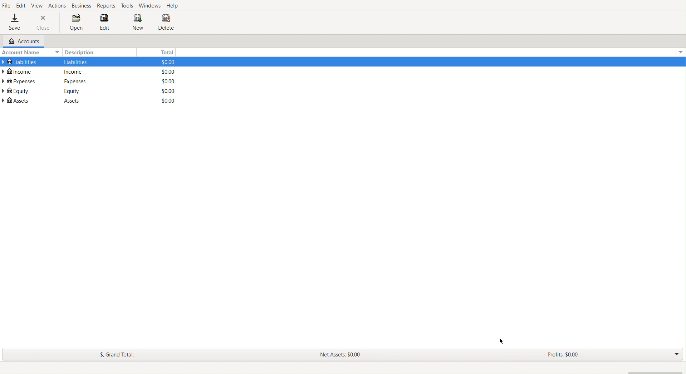  I want to click on $0.00, so click(165, 82).